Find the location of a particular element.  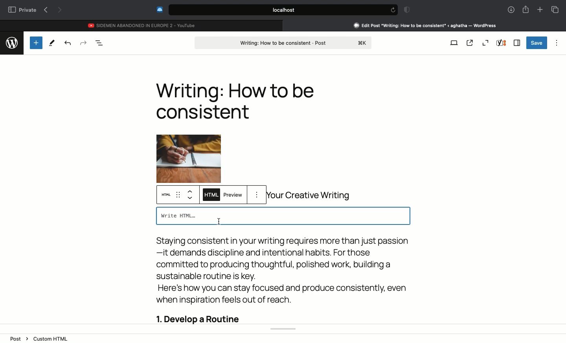

Extensions is located at coordinates (159, 9).